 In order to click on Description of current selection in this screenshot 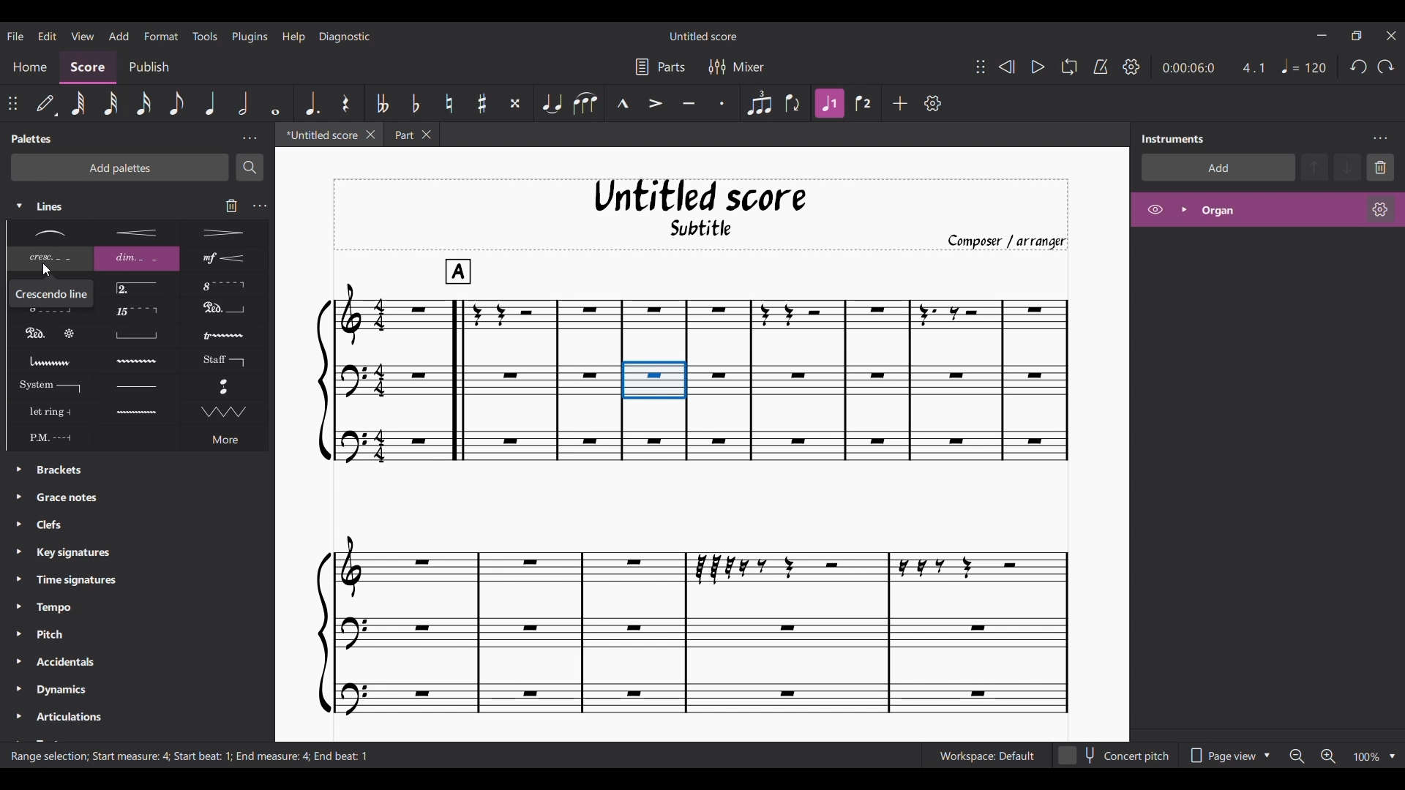, I will do `click(189, 756)`.